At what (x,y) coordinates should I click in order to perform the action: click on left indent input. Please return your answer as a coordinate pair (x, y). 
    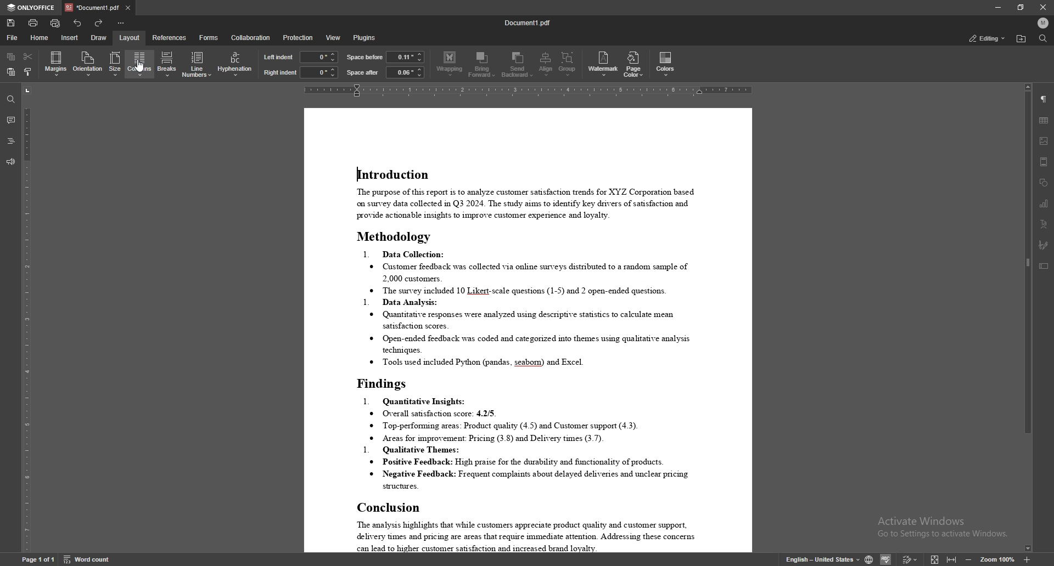
    Looking at the image, I should click on (319, 57).